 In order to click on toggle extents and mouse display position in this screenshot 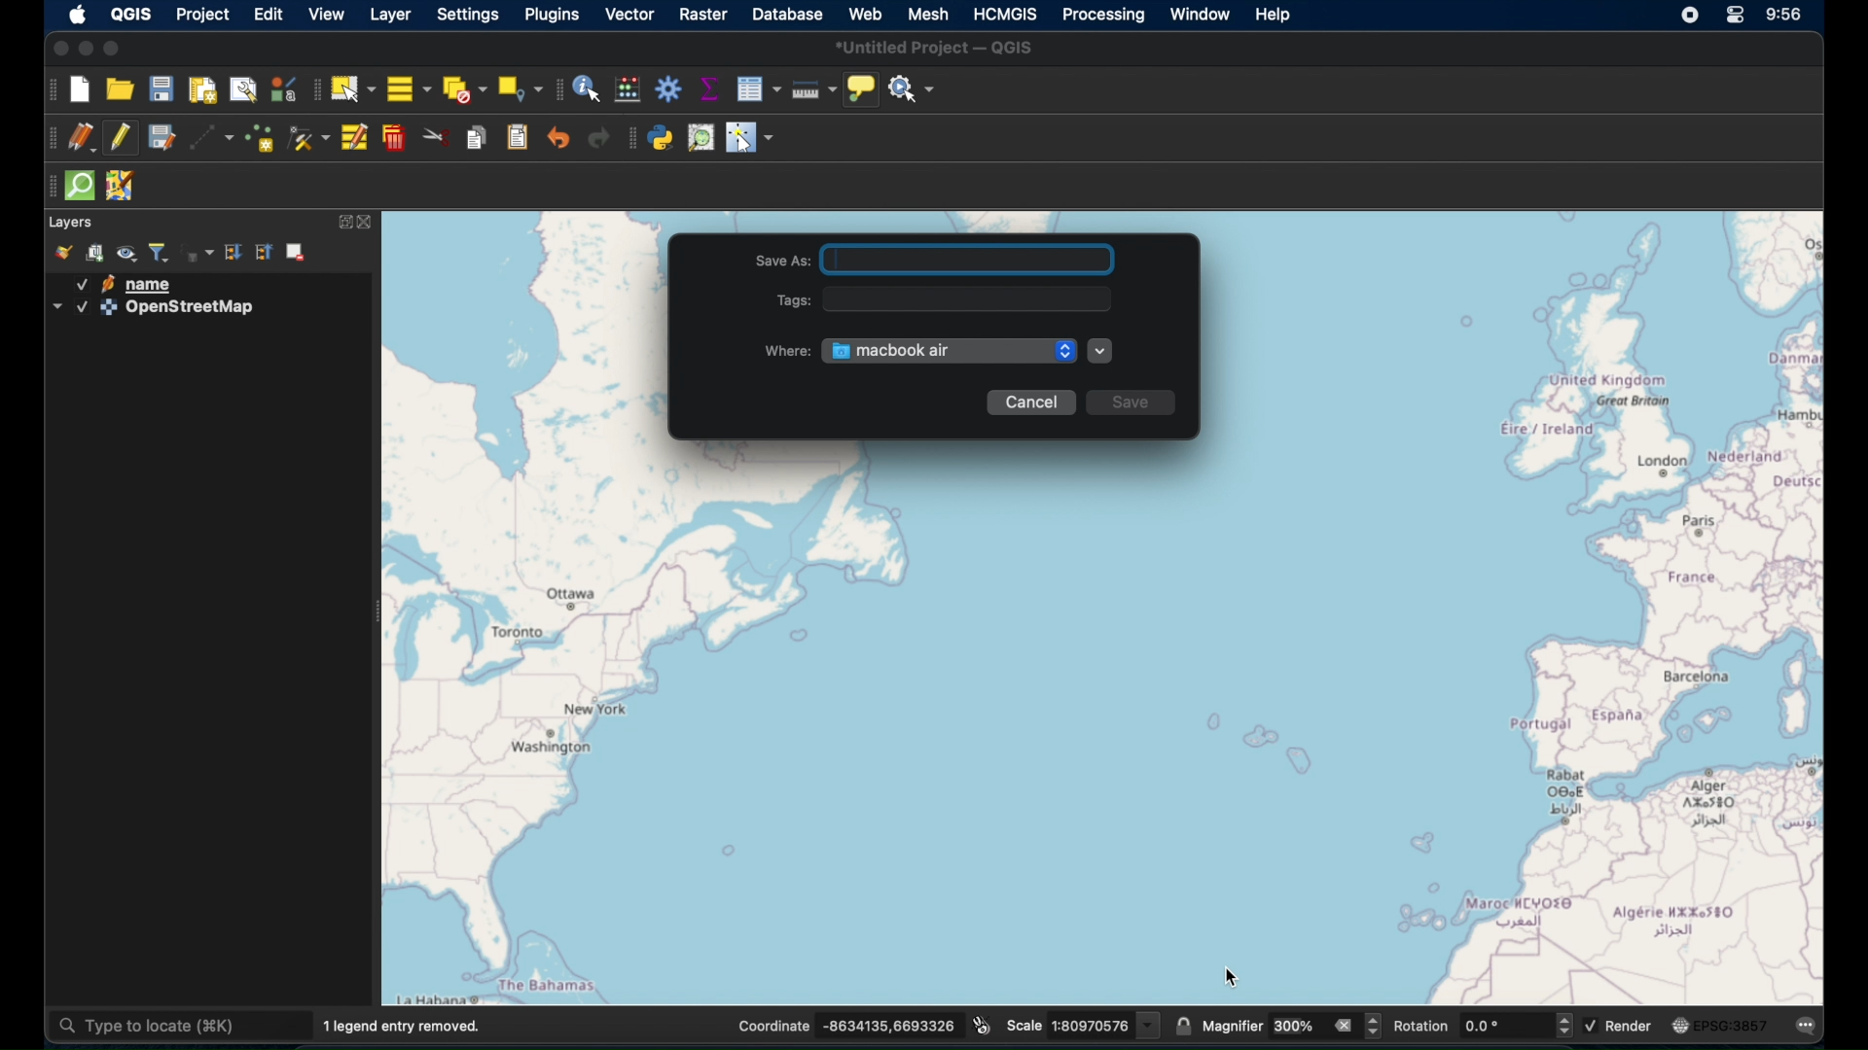, I will do `click(985, 1024)`.